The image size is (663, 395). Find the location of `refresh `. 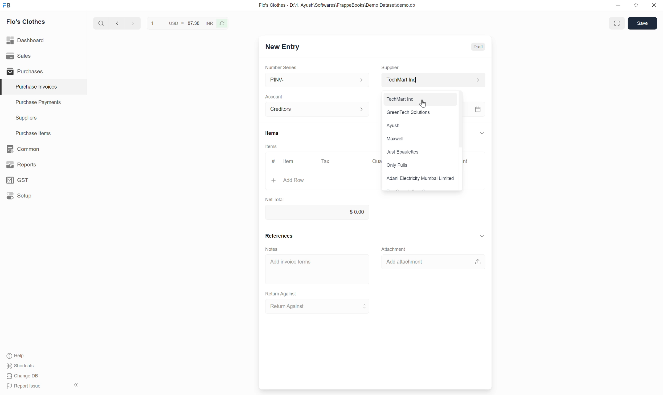

refresh  is located at coordinates (223, 23).